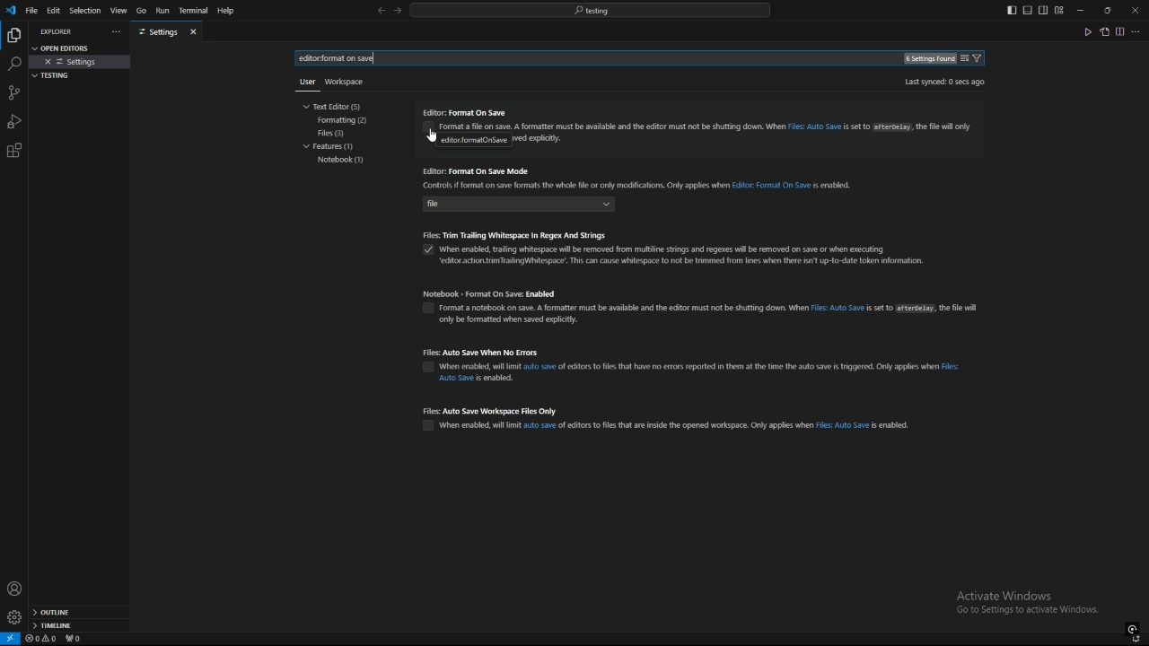  Describe the element at coordinates (59, 31) in the screenshot. I see `explorer` at that location.